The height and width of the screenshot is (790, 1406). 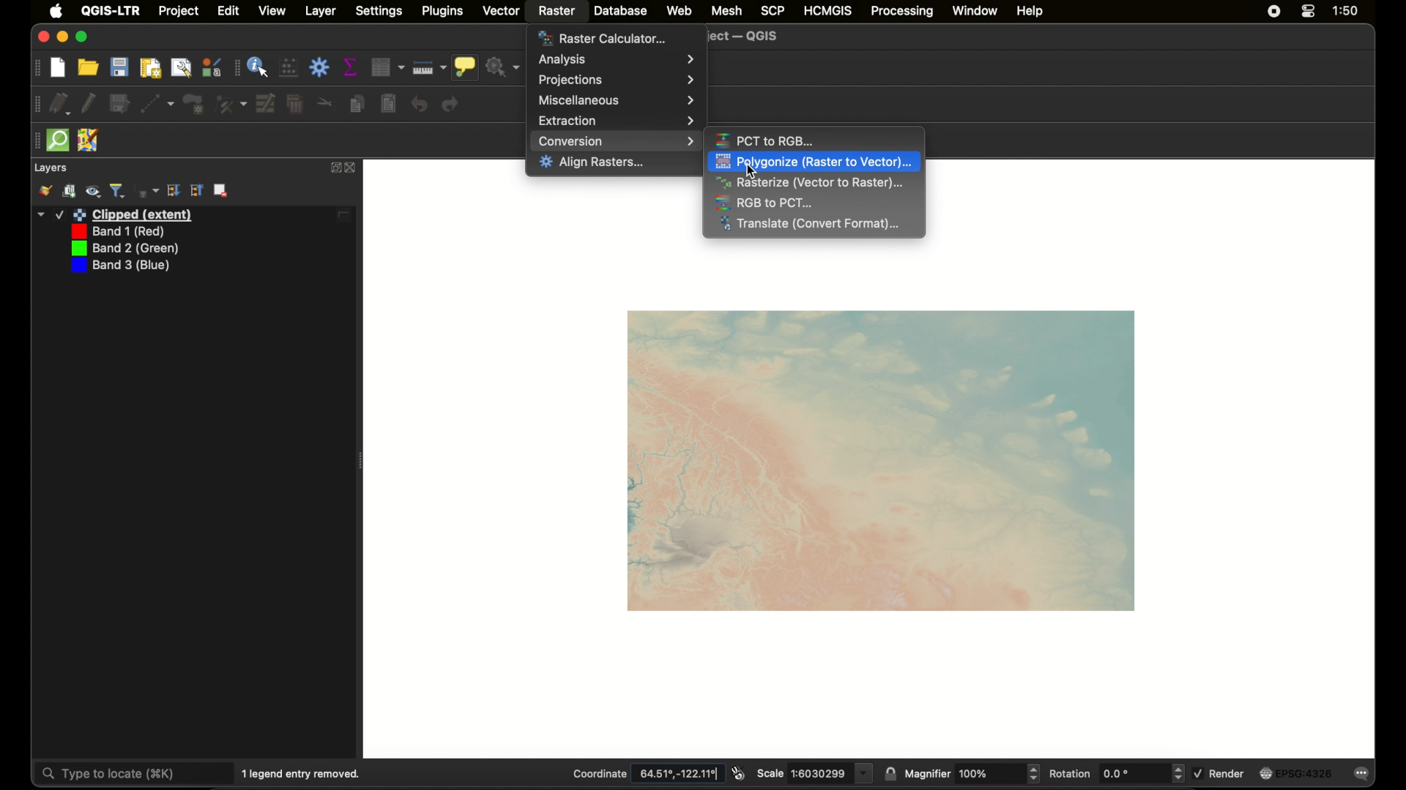 What do you see at coordinates (351, 67) in the screenshot?
I see `show statistical summary` at bounding box center [351, 67].